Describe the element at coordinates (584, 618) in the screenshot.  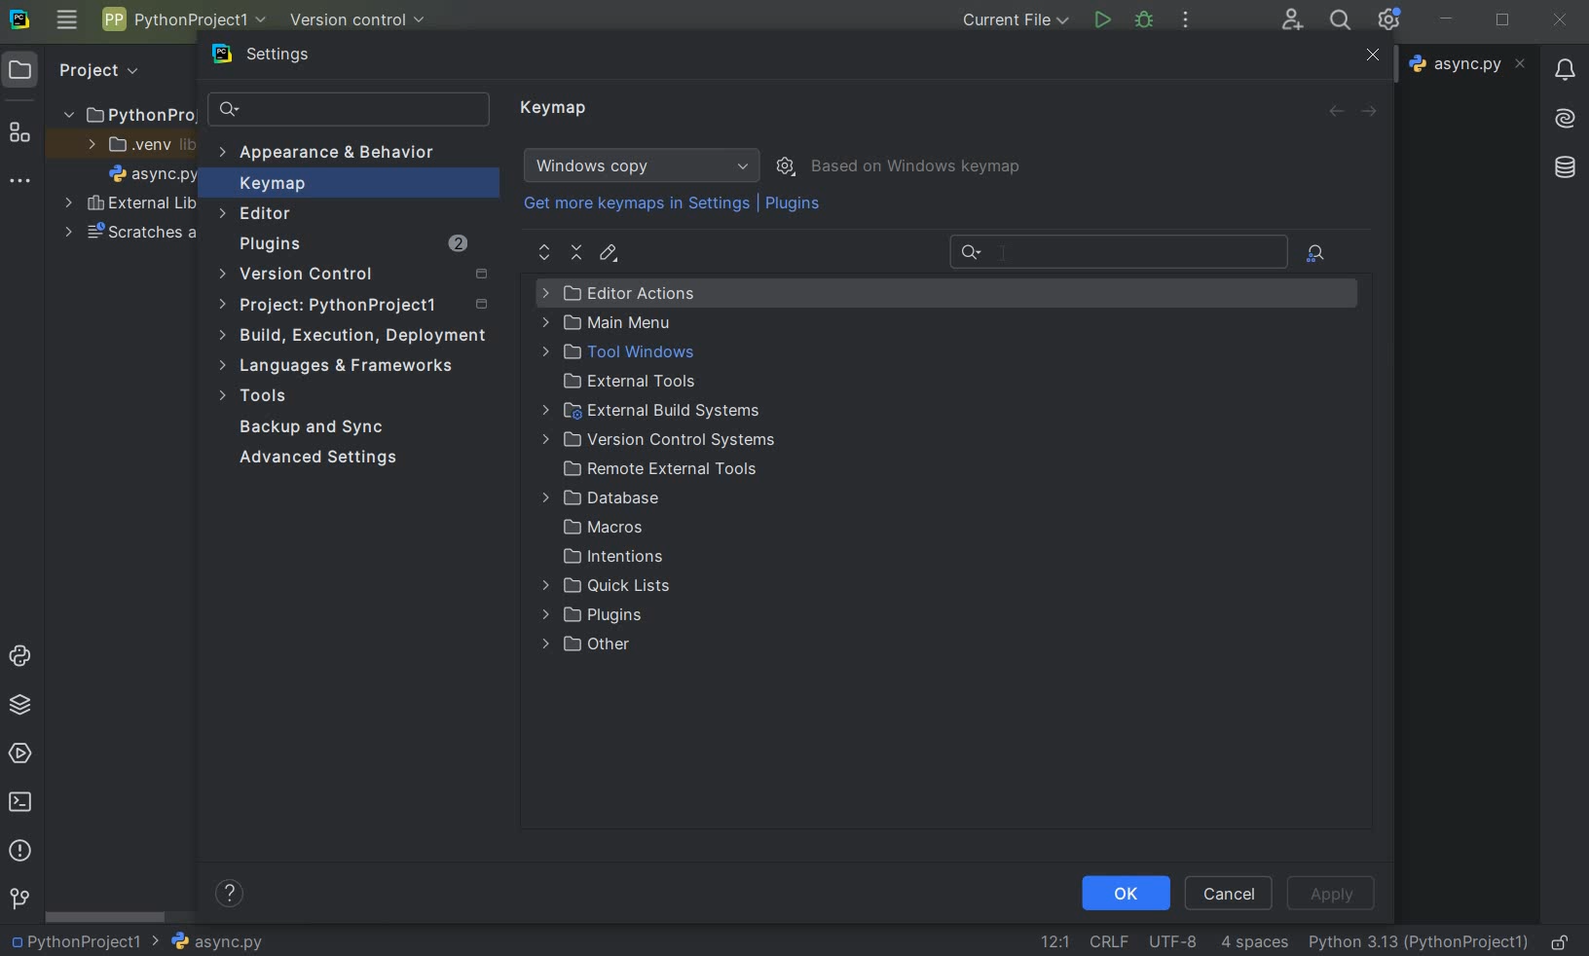
I see `plugins` at that location.